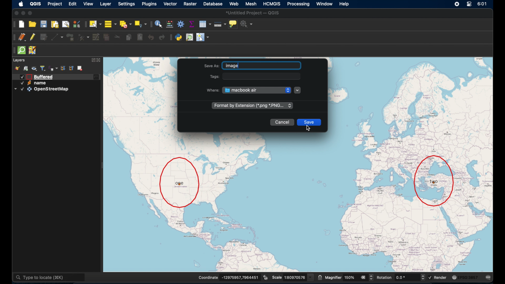  Describe the element at coordinates (265, 276) in the screenshot. I see `toggle extents and position mouse display` at that location.